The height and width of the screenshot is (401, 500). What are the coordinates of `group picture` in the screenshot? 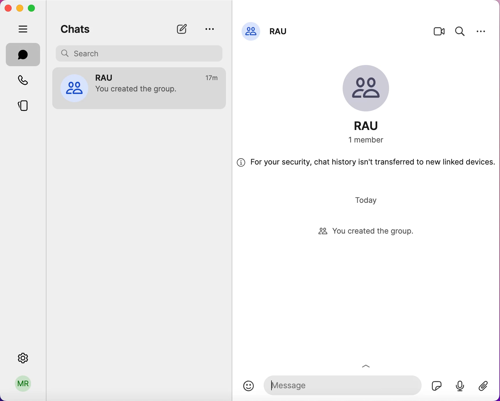 It's located at (371, 90).